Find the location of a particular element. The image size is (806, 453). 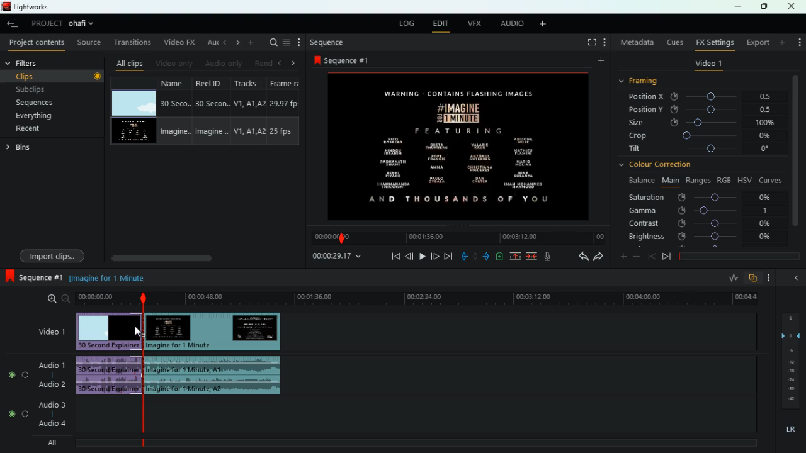

video is located at coordinates (132, 133).